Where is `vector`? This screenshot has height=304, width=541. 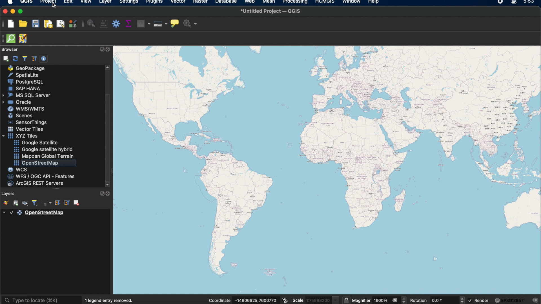 vector is located at coordinates (178, 2).